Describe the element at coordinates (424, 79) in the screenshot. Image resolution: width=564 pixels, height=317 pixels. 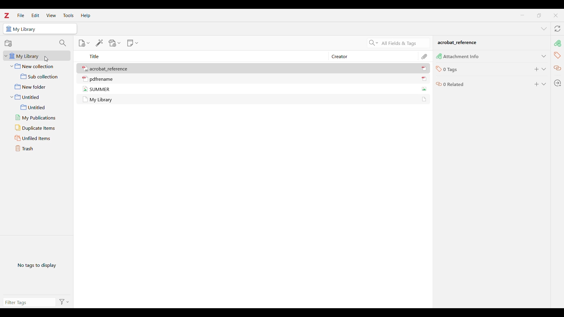
I see `icon` at that location.